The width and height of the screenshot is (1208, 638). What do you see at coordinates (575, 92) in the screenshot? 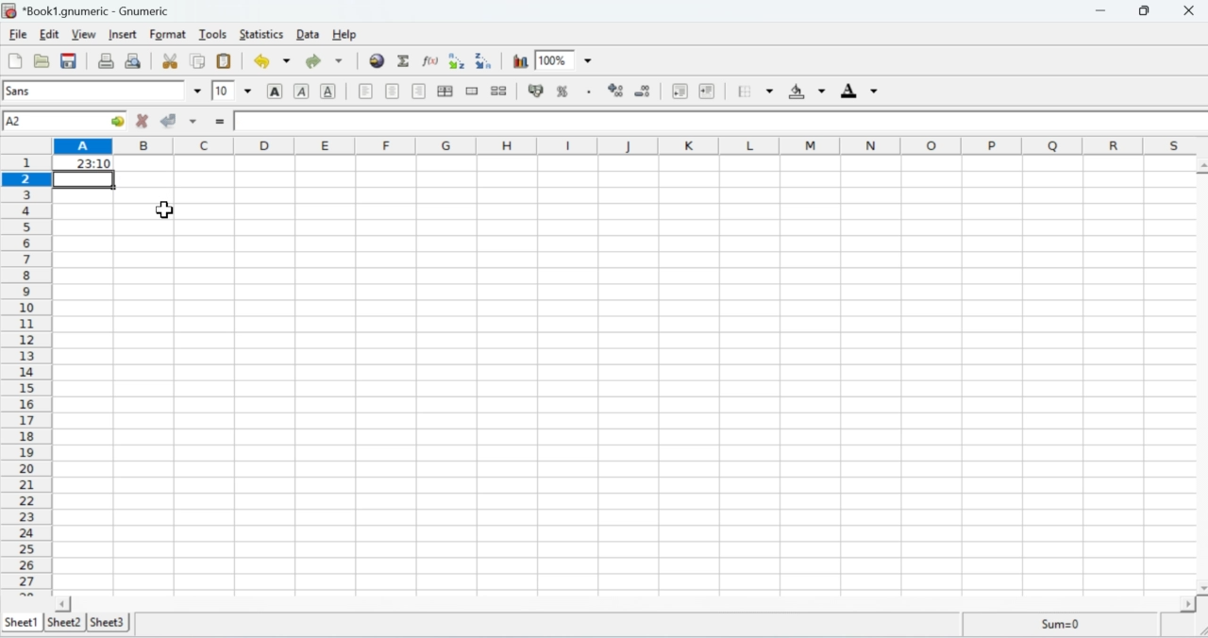
I see `Format the selection as percentage` at bounding box center [575, 92].